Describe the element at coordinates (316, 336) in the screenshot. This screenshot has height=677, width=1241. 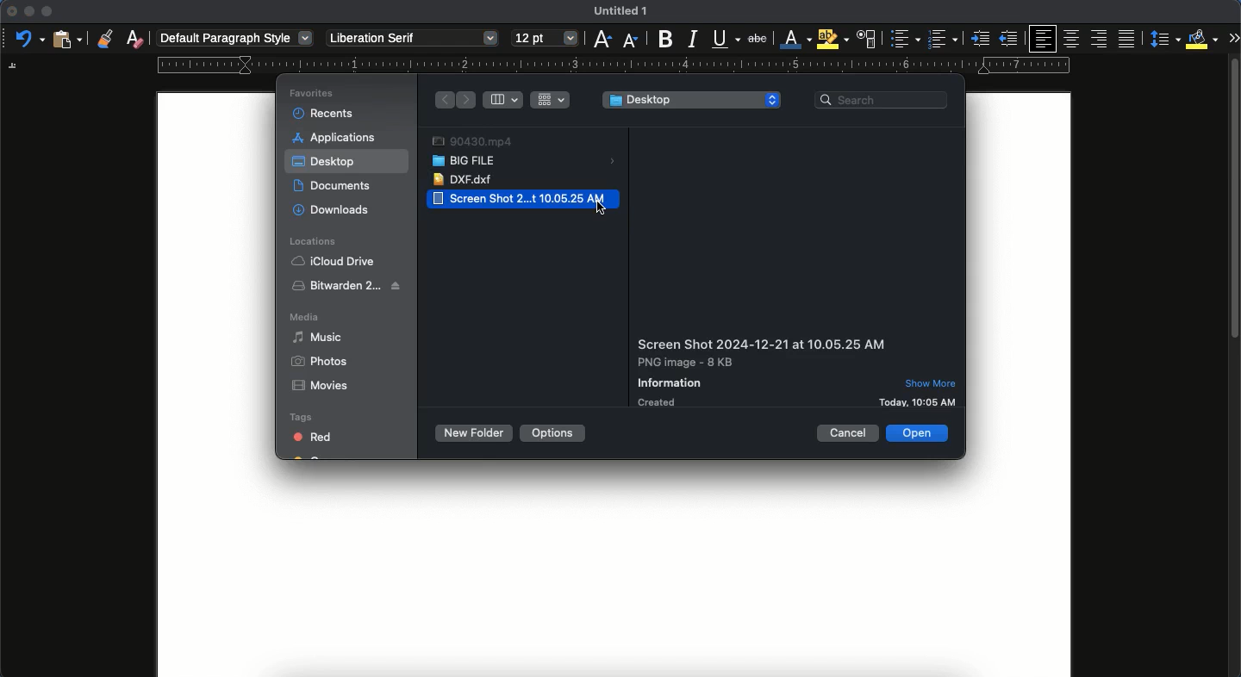
I see `music` at that location.